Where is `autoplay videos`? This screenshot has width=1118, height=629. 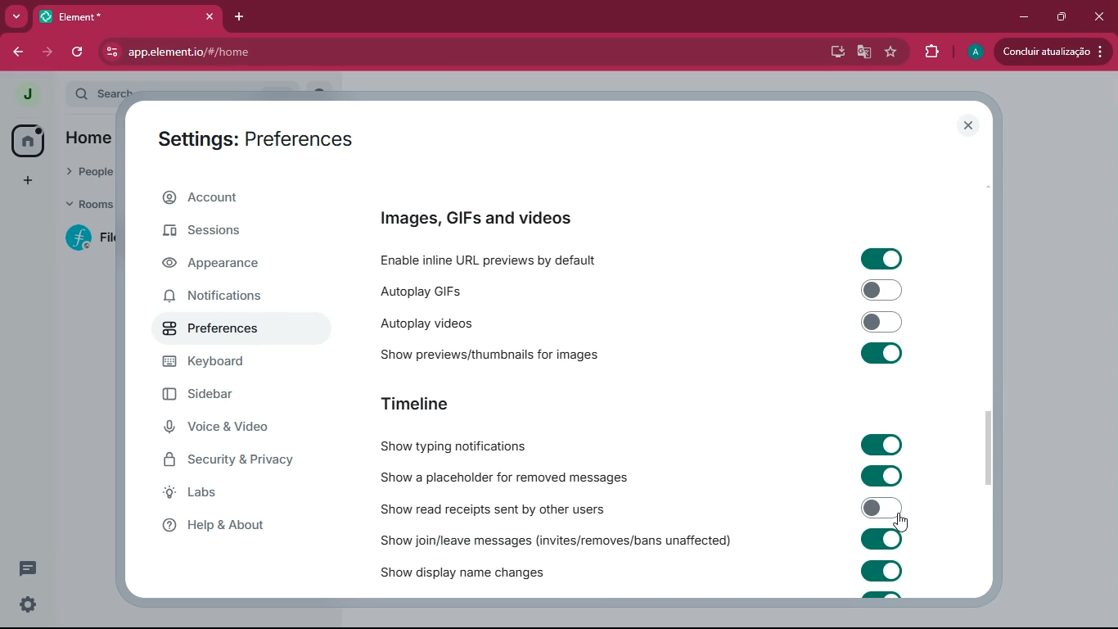
autoplay videos is located at coordinates (515, 321).